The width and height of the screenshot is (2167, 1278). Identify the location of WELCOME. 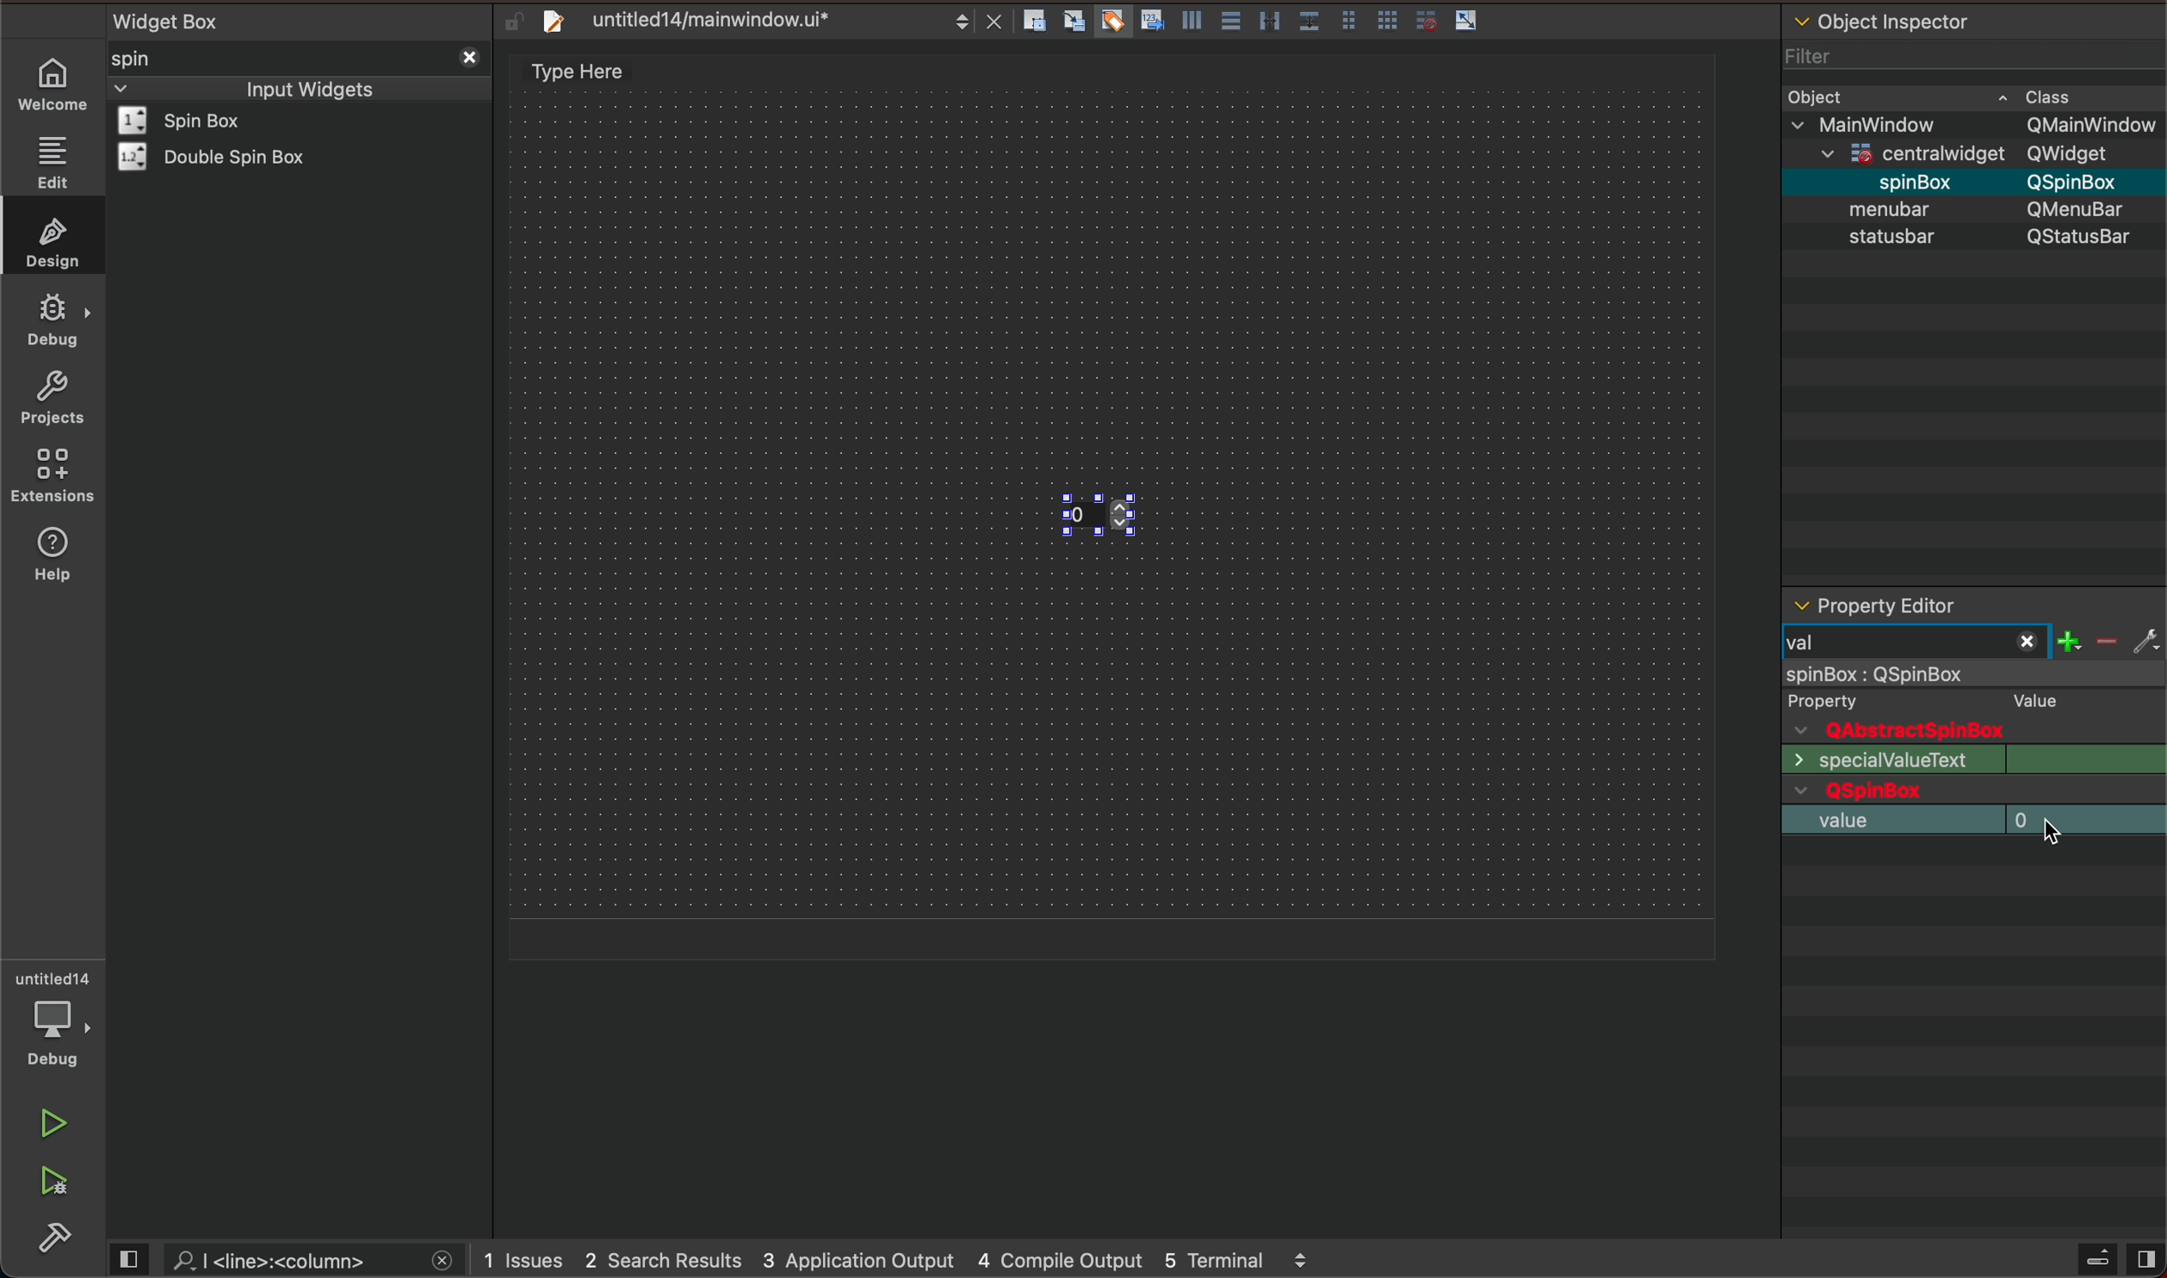
(54, 85).